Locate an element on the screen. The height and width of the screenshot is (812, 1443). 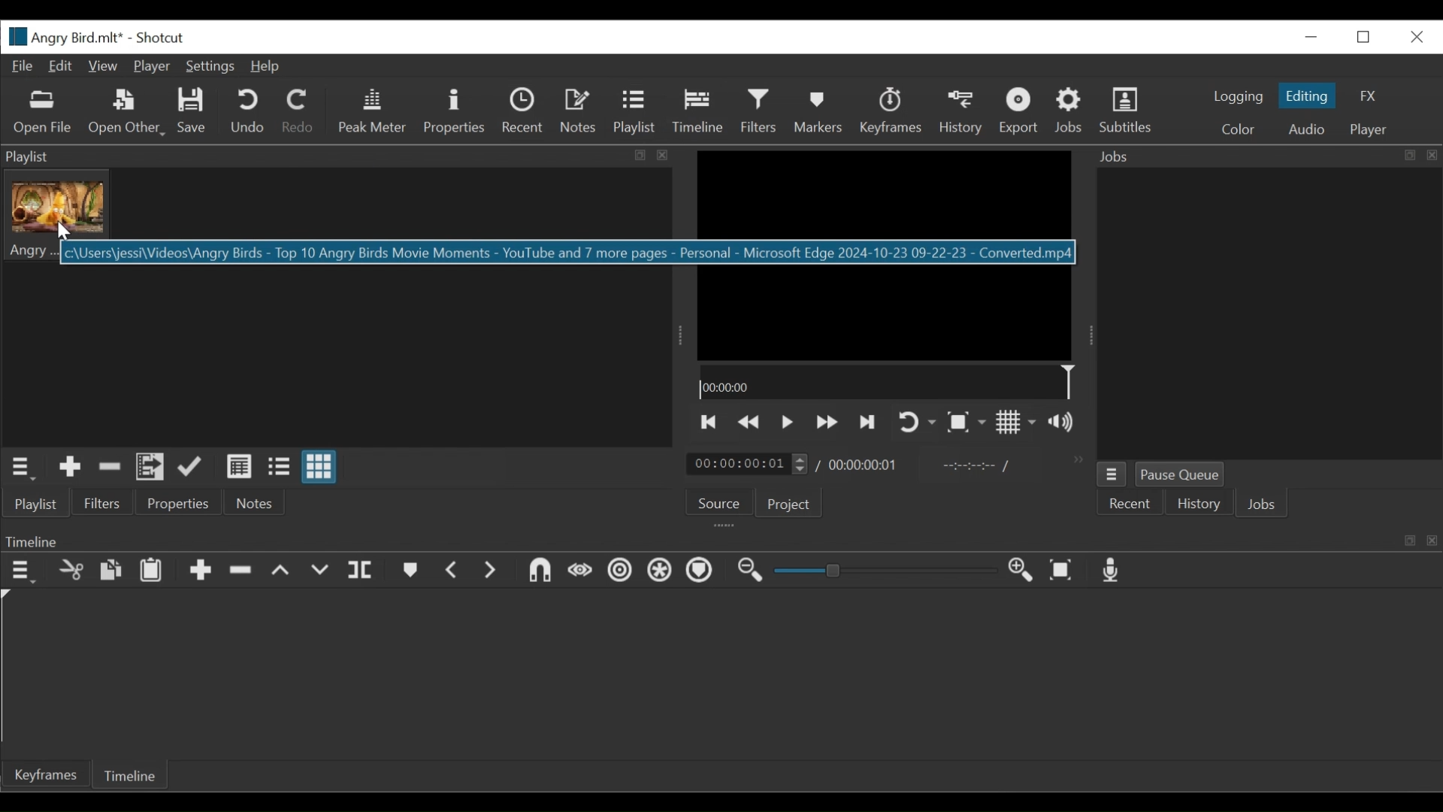
Close is located at coordinates (1414, 36).